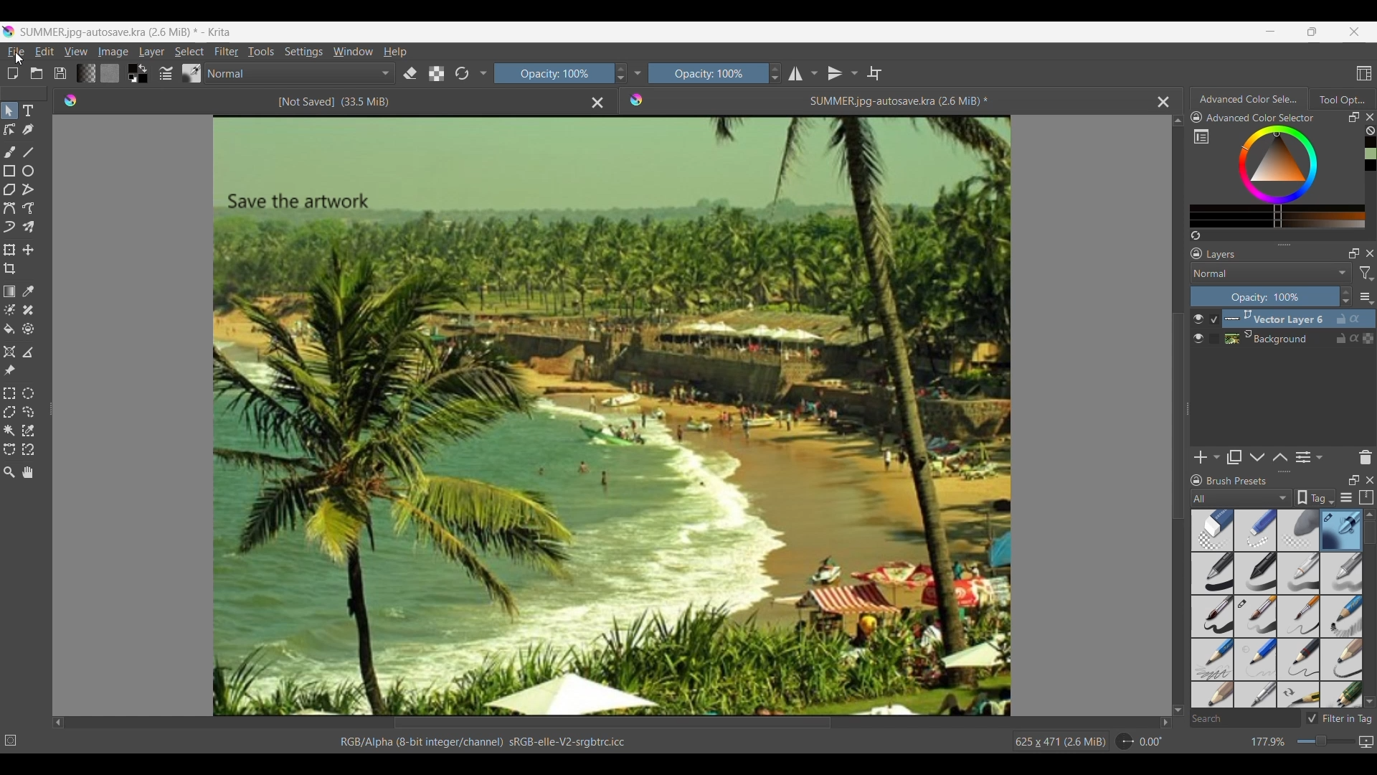 The width and height of the screenshot is (1377, 775). What do you see at coordinates (1165, 723) in the screenshot?
I see `Quick slide to right` at bounding box center [1165, 723].